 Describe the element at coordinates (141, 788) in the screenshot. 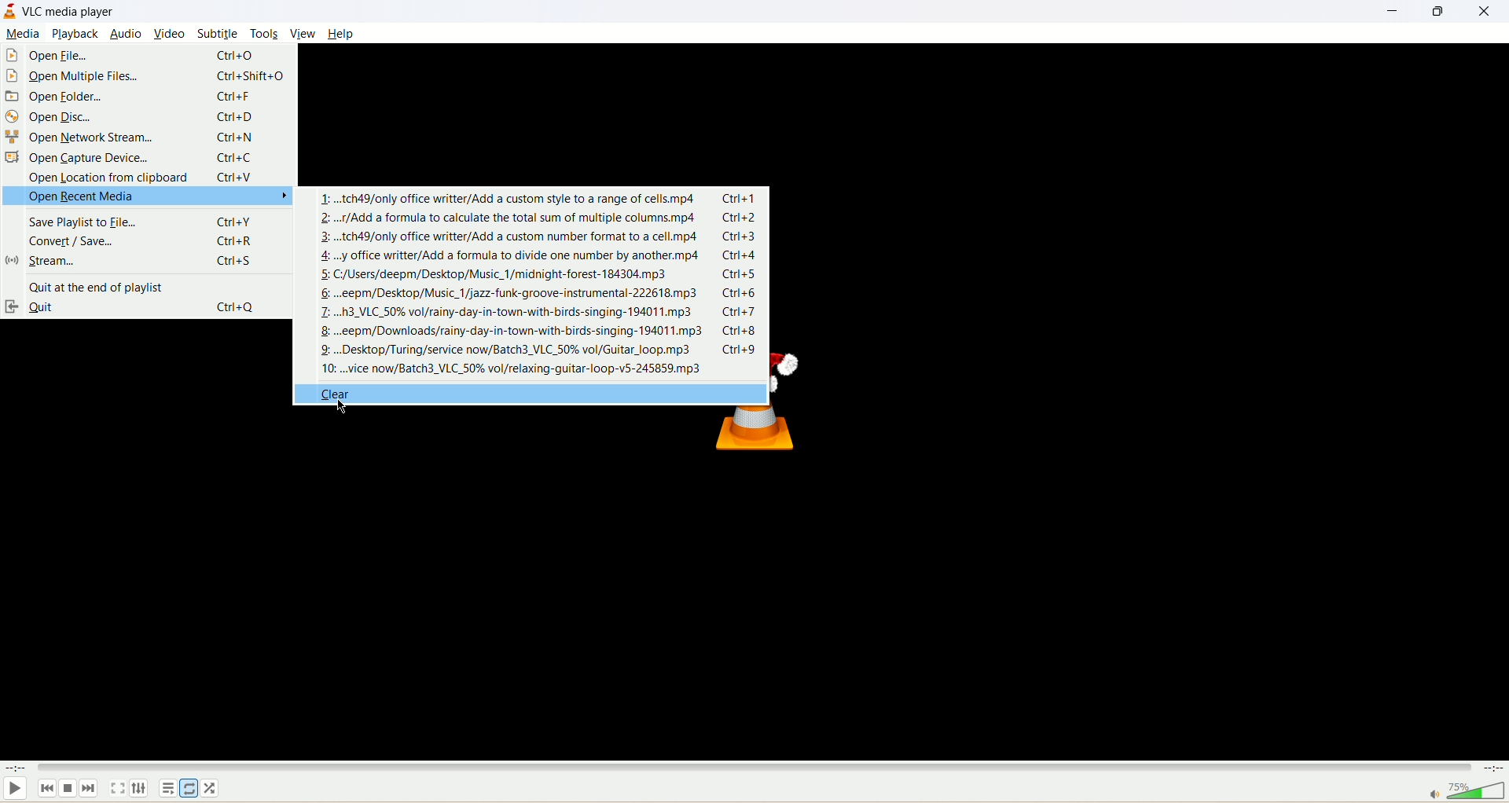

I see `audio/subtitle track option` at that location.